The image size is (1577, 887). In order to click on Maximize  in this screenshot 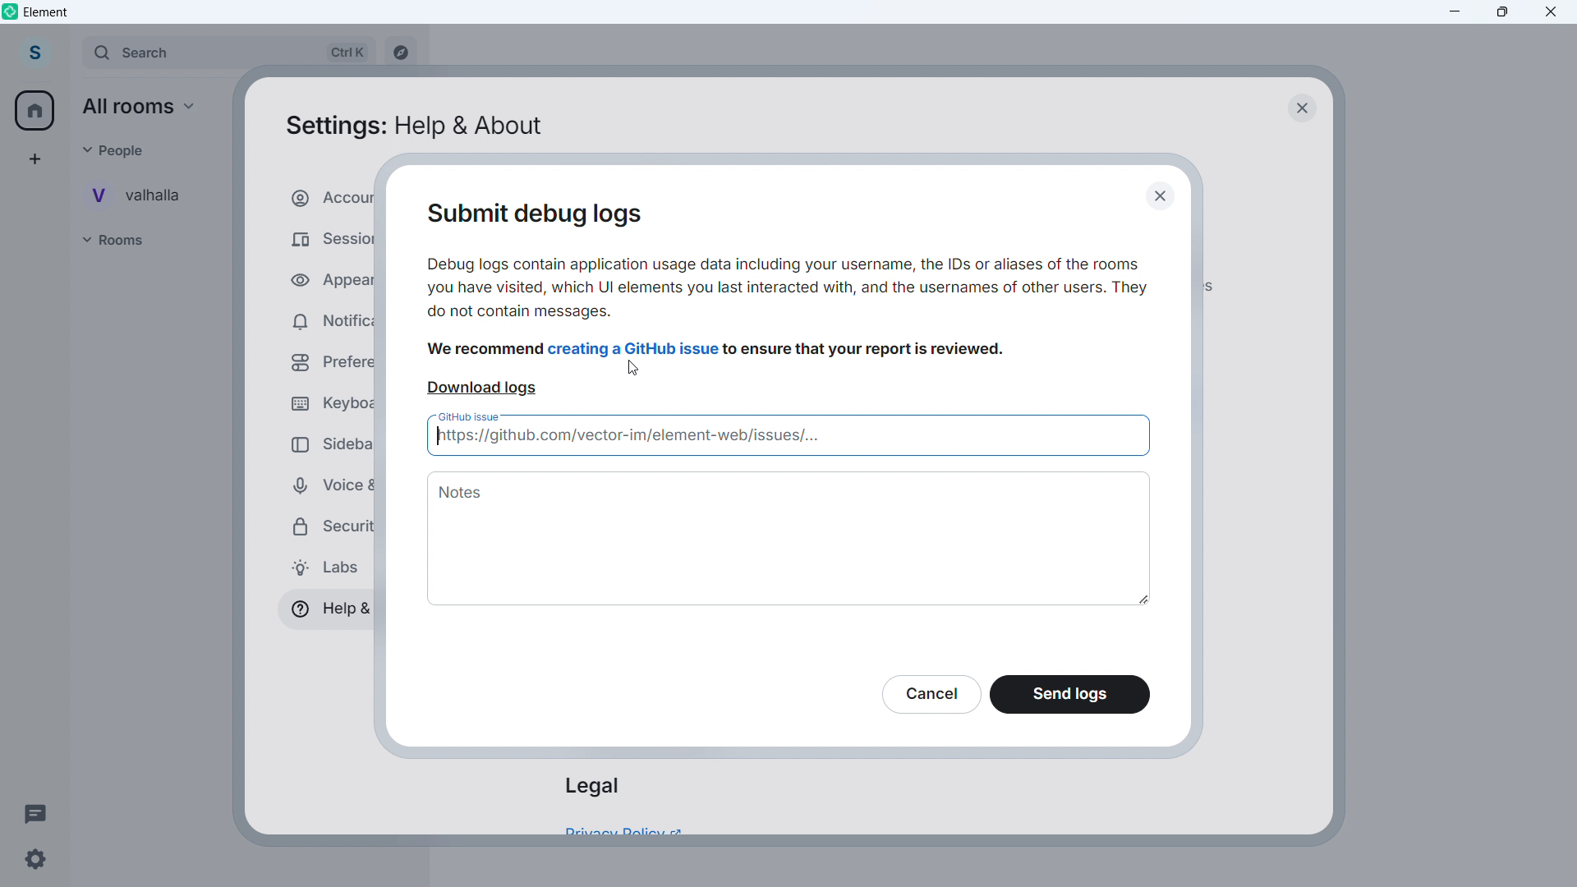, I will do `click(1503, 12)`.